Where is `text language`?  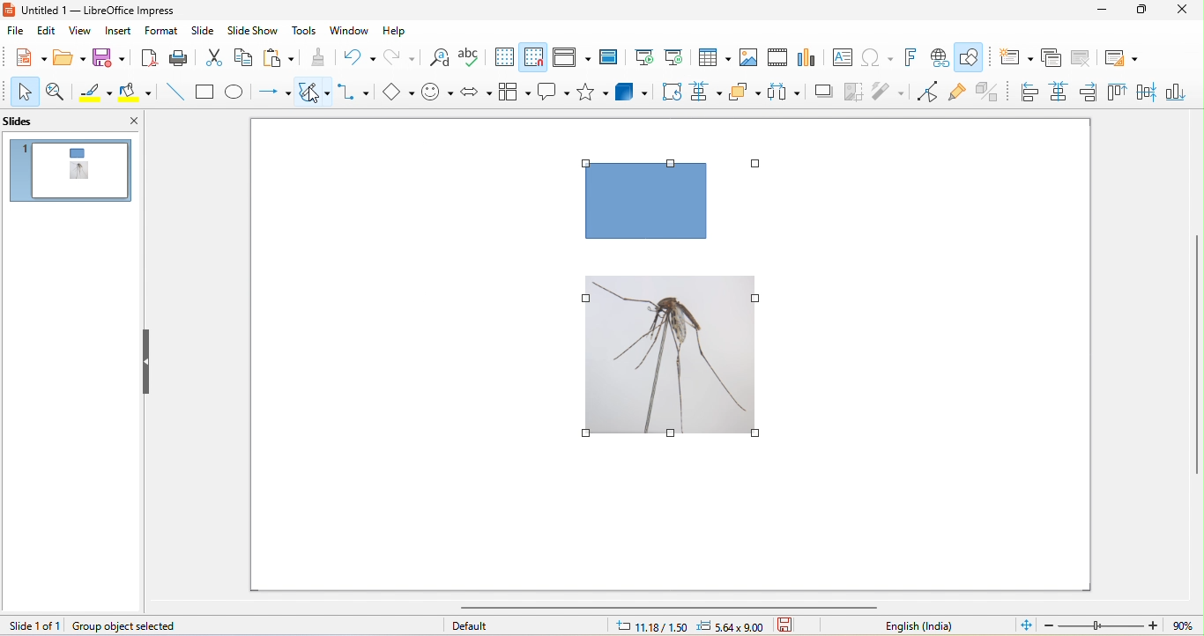 text language is located at coordinates (921, 626).